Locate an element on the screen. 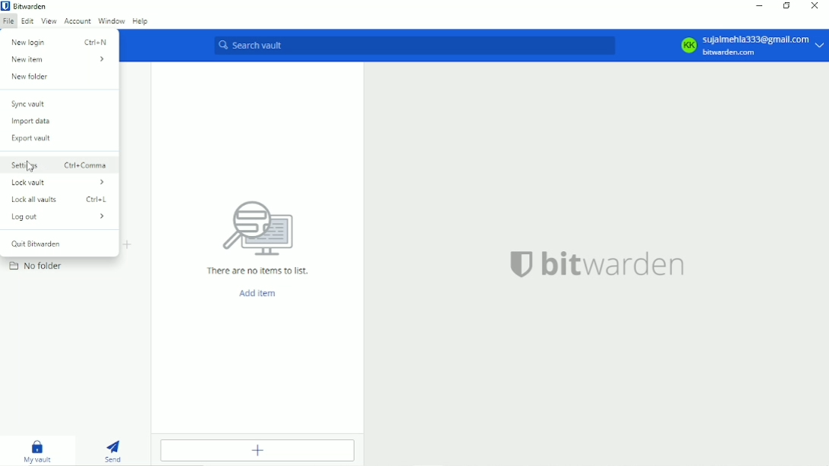 The width and height of the screenshot is (829, 466). Account is located at coordinates (77, 20).